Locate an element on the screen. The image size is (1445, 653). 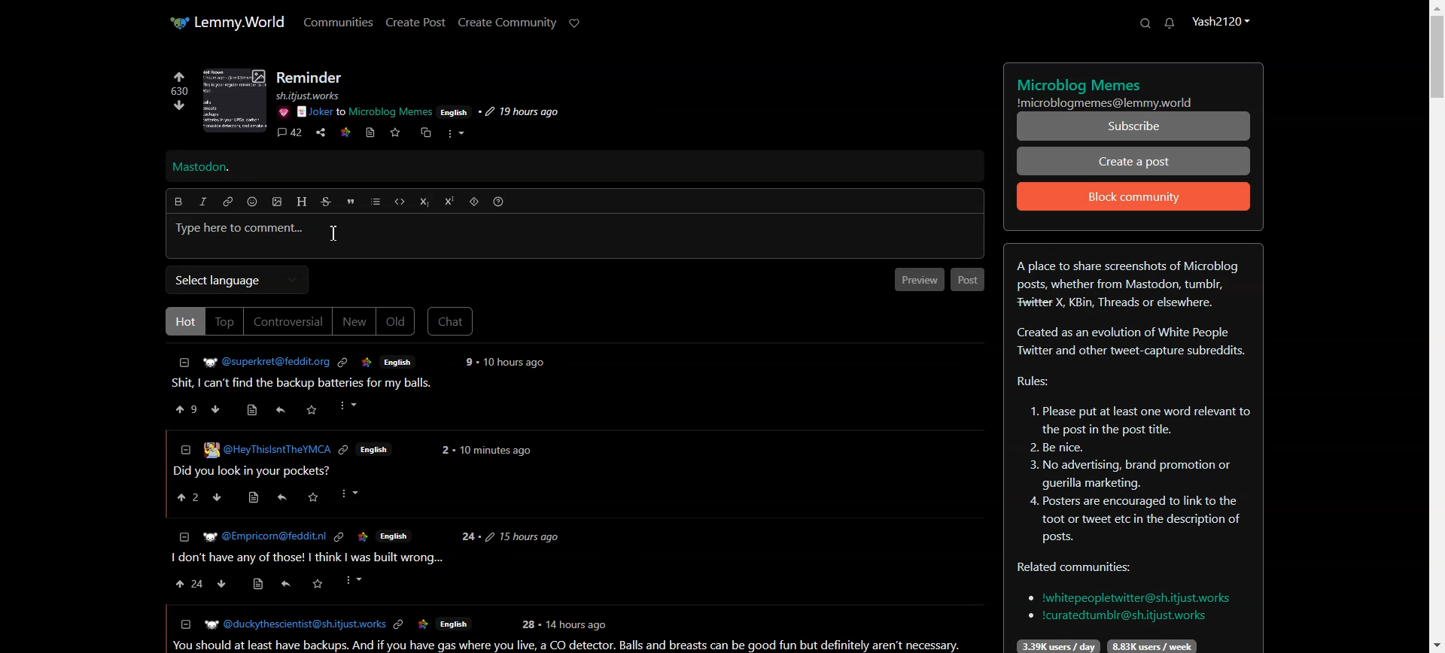
English is located at coordinates (376, 450).